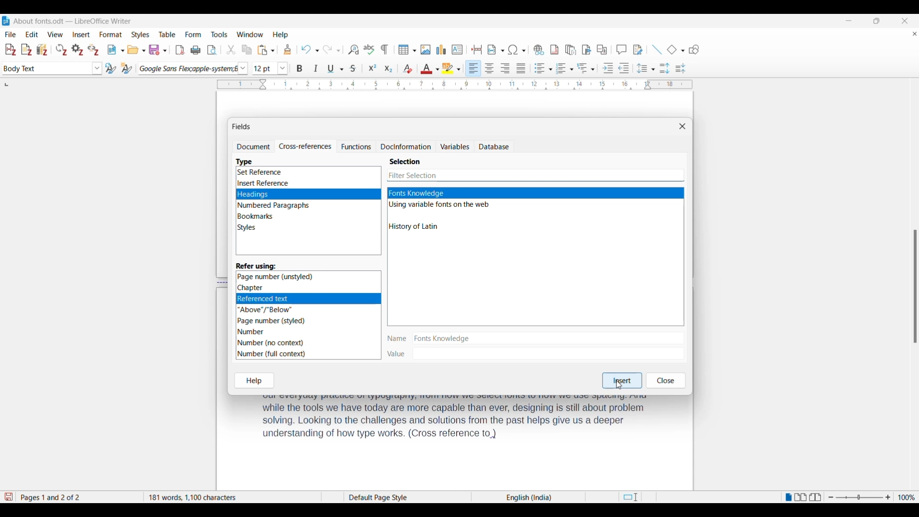  Describe the element at coordinates (602, 50) in the screenshot. I see `Insert cross-reference` at that location.